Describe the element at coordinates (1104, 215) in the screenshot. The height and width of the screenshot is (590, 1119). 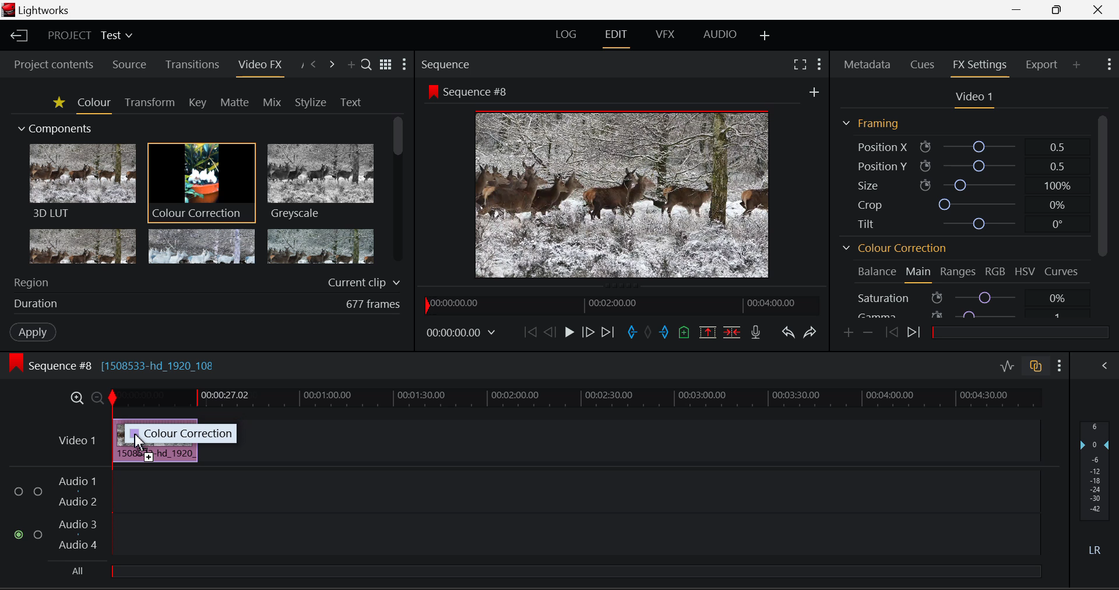
I see `Scroll Bar` at that location.